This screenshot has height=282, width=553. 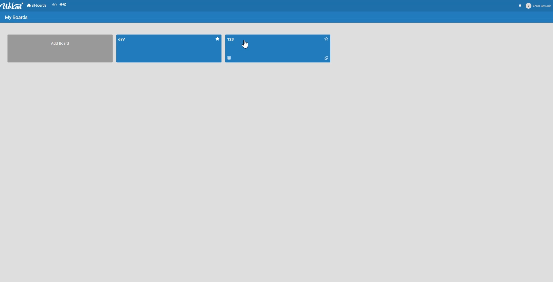 What do you see at coordinates (539, 6) in the screenshot?
I see `Profile` at bounding box center [539, 6].